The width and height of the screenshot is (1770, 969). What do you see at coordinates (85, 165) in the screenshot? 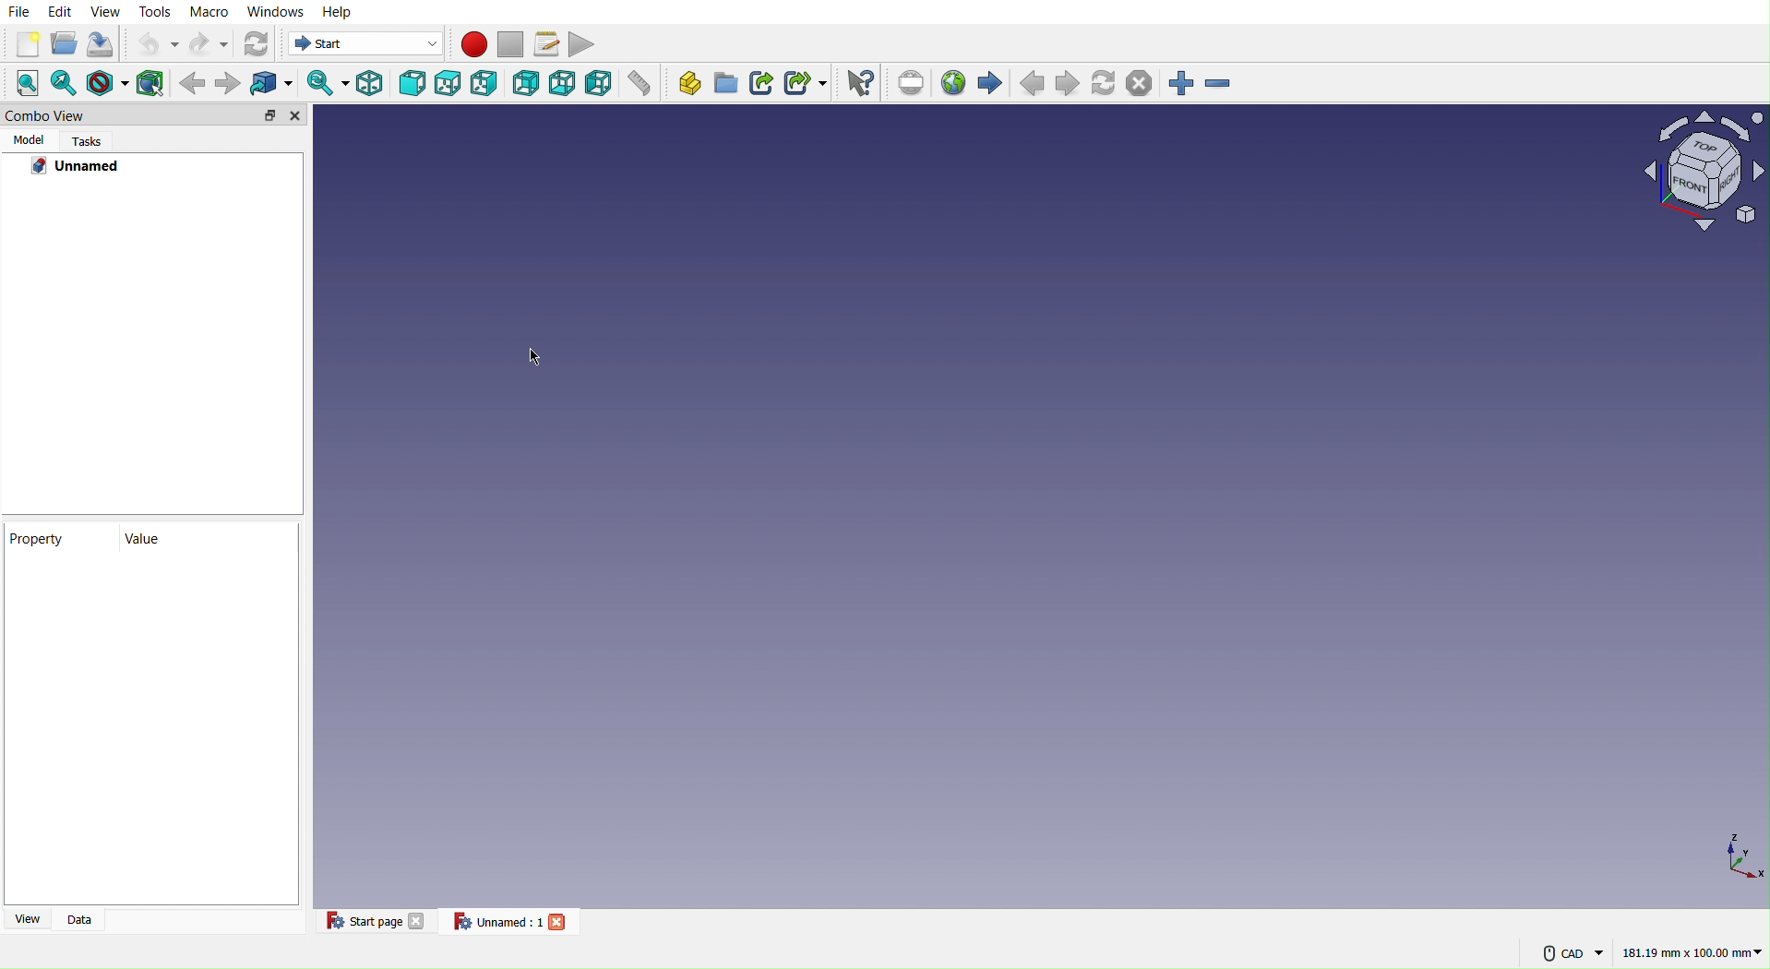
I see `Unnamed project` at bounding box center [85, 165].